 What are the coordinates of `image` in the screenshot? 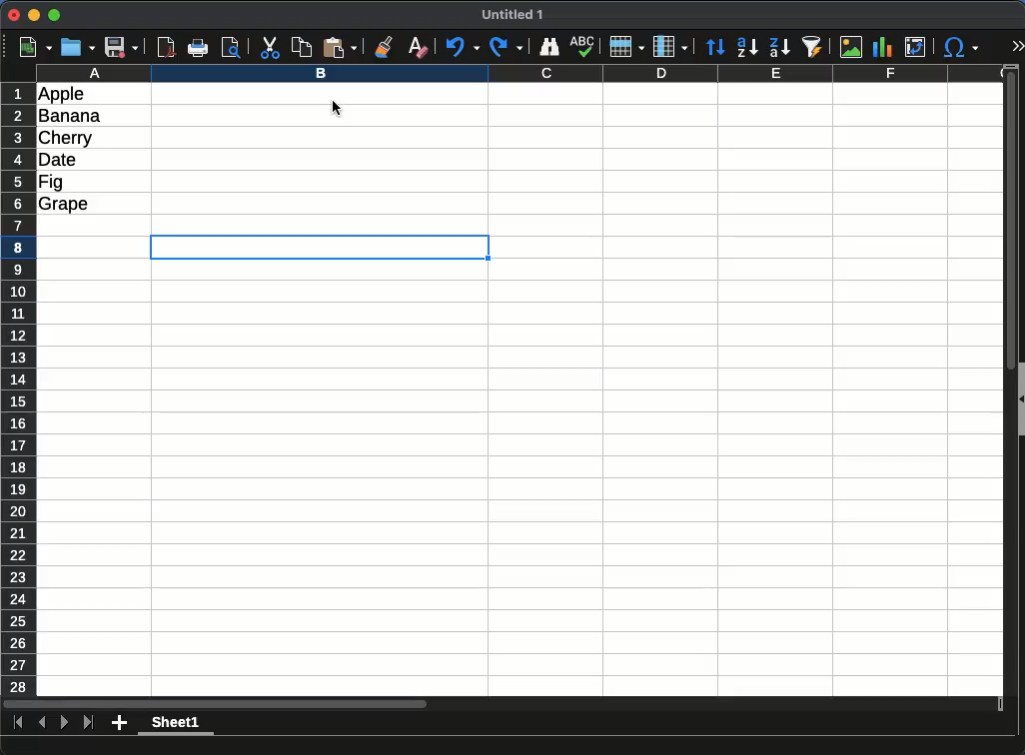 It's located at (851, 47).